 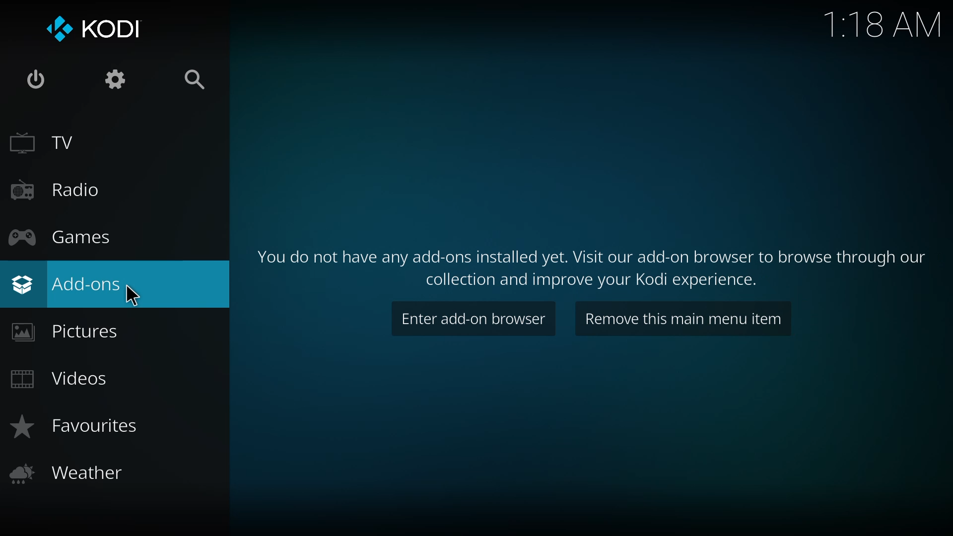 I want to click on add-ons, so click(x=68, y=284).